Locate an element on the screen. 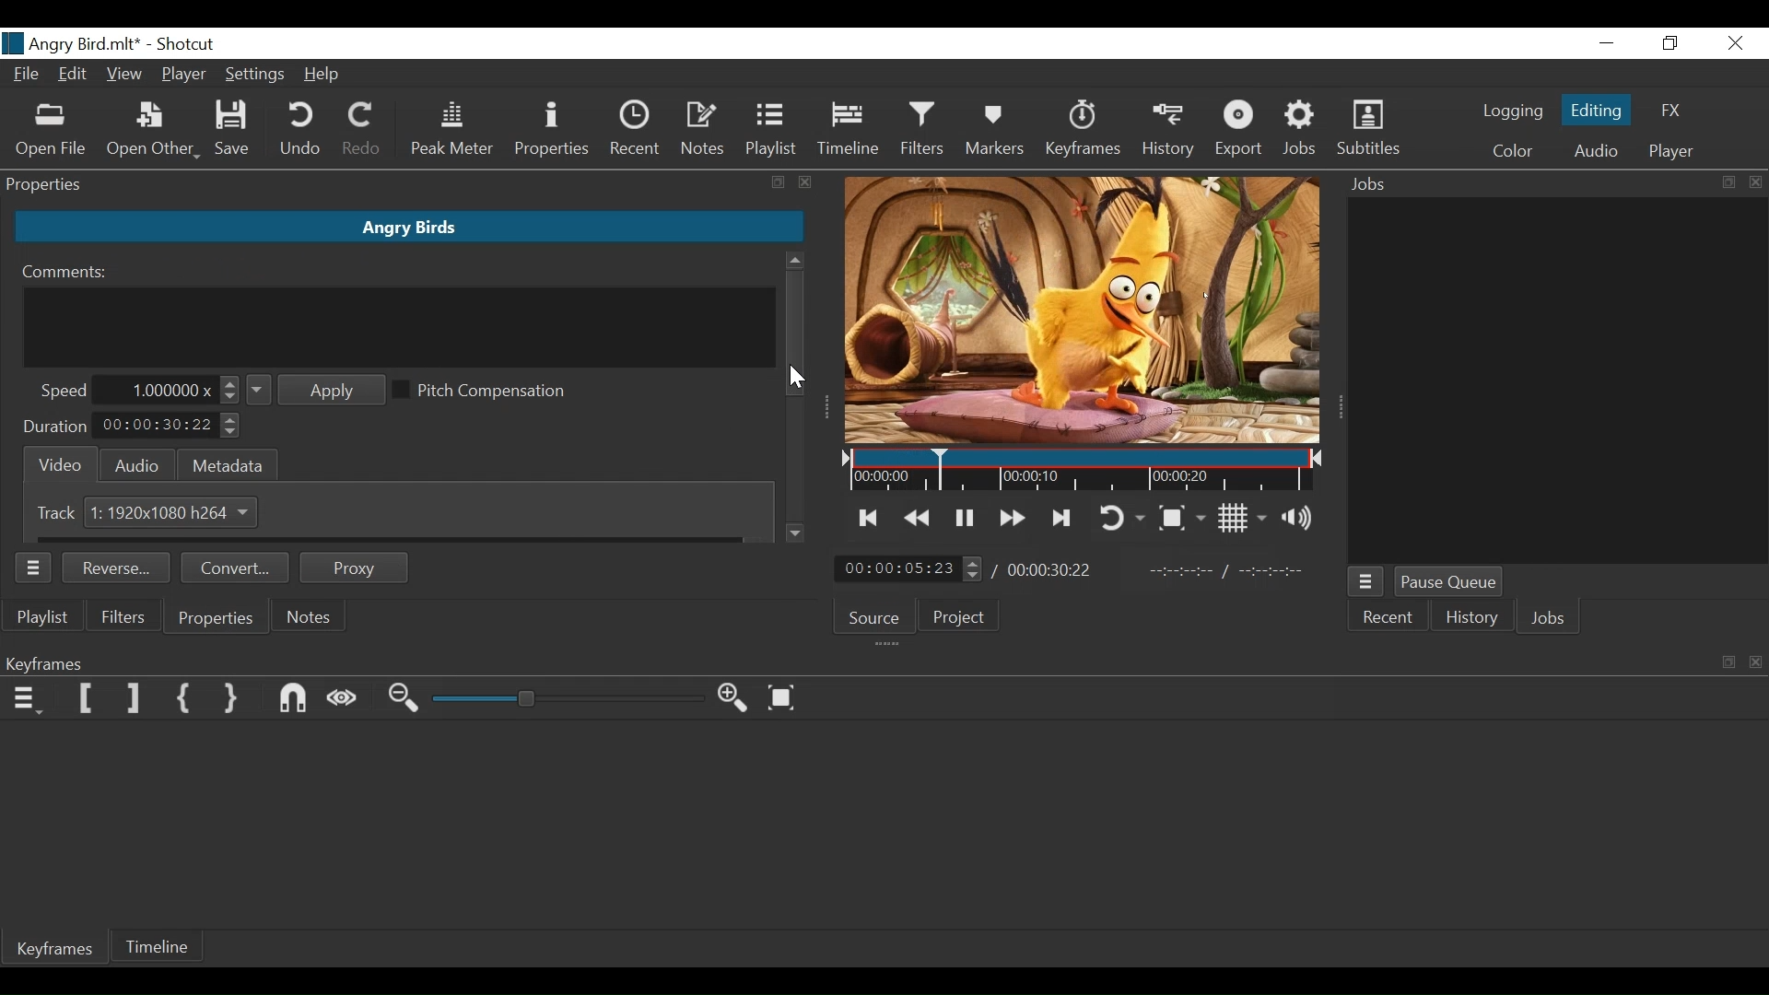  Jobs Menu is located at coordinates (1367, 584).